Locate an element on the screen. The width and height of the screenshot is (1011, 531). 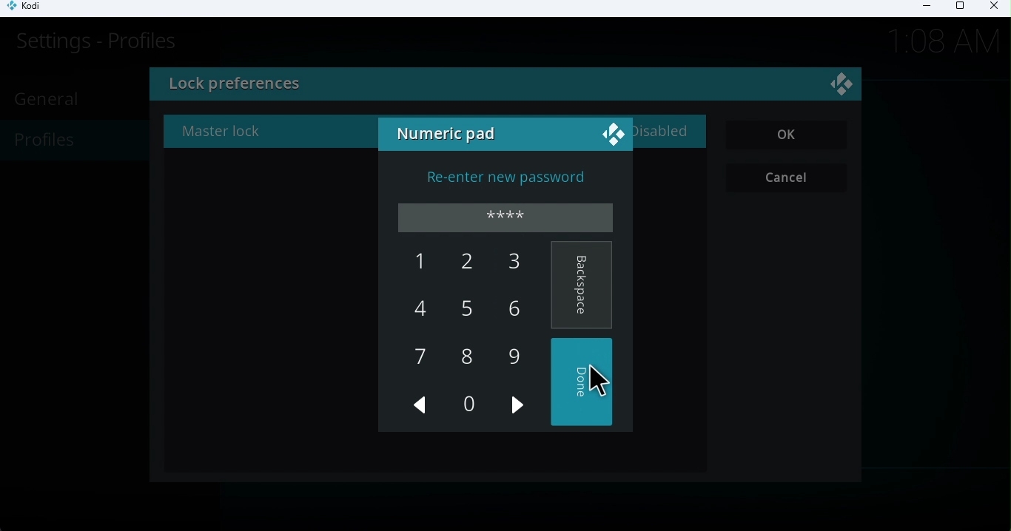
Maximize is located at coordinates (959, 9).